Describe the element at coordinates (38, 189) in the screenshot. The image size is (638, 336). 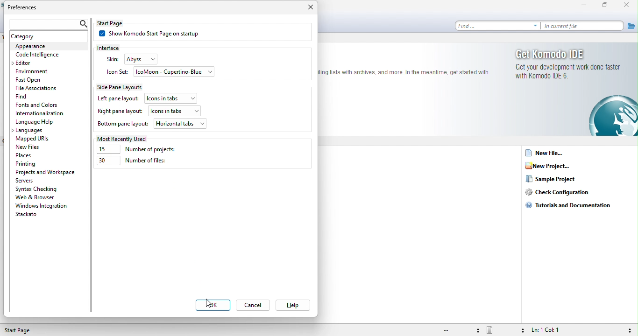
I see `syntax checking` at that location.